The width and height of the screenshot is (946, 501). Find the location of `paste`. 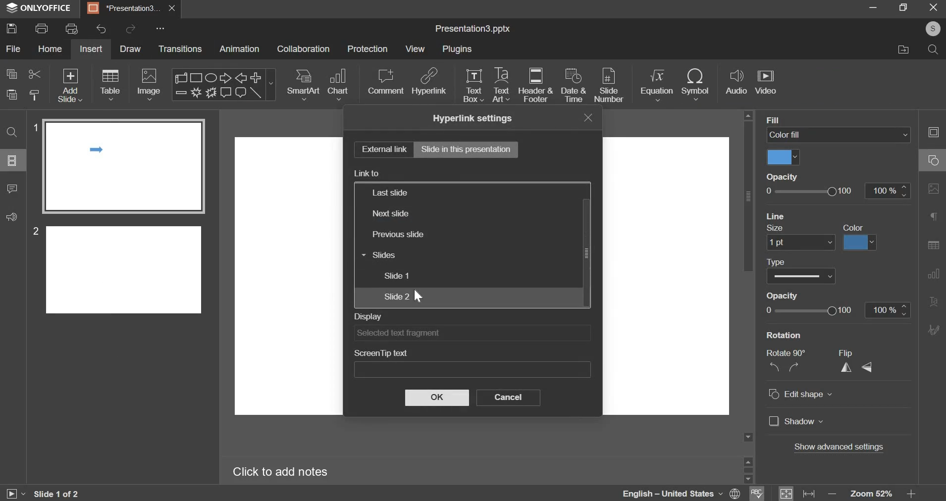

paste is located at coordinates (35, 94).